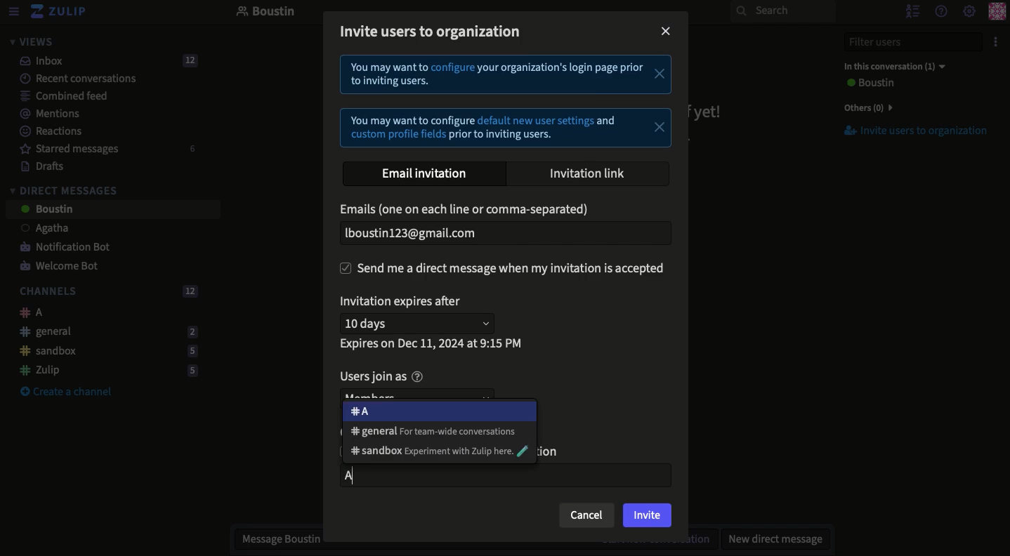 The image size is (1010, 556). I want to click on Hide users list, so click(911, 11).